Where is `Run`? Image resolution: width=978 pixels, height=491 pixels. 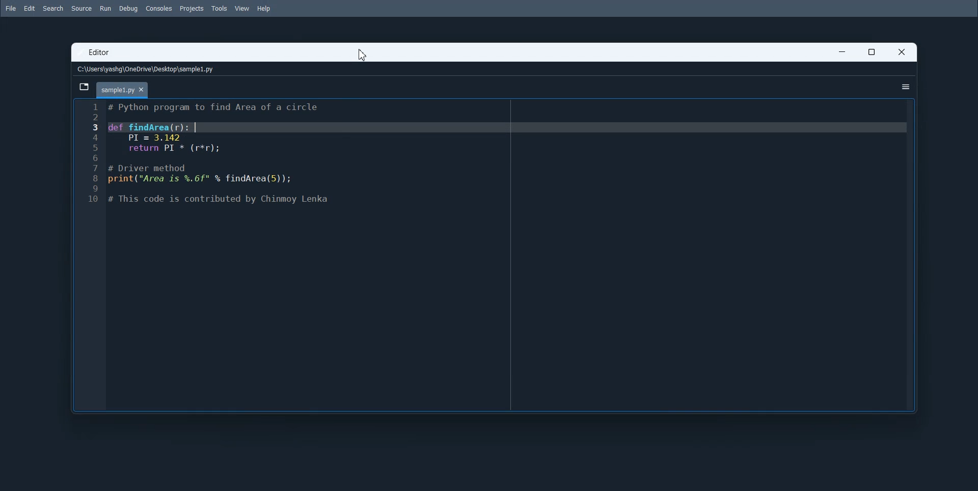 Run is located at coordinates (105, 8).